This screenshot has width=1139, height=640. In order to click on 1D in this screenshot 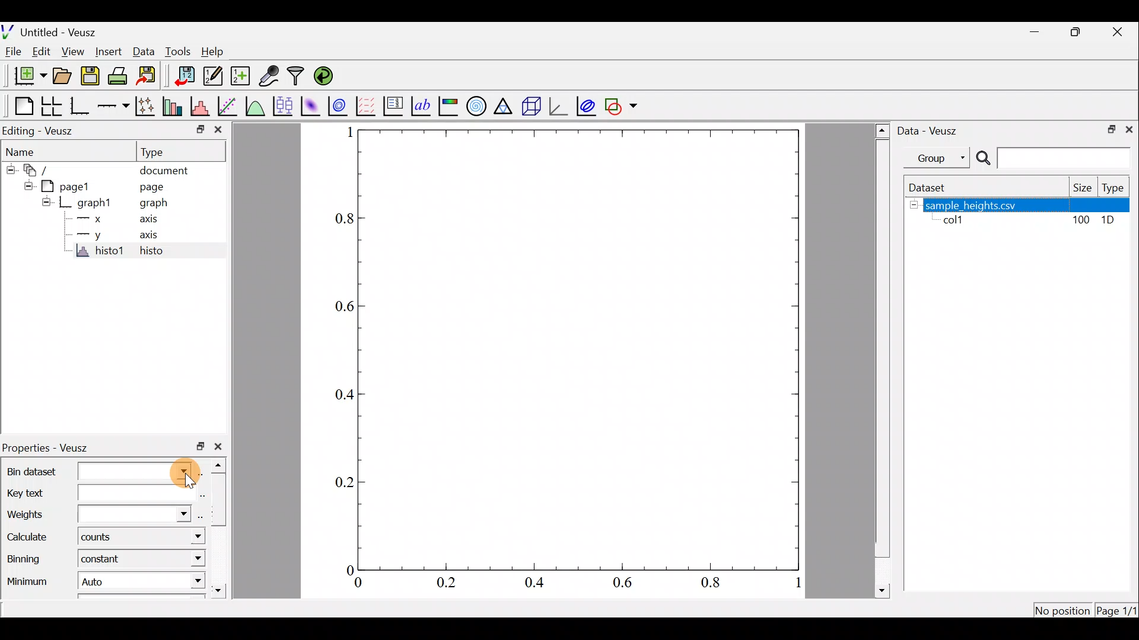, I will do `click(1109, 222)`.